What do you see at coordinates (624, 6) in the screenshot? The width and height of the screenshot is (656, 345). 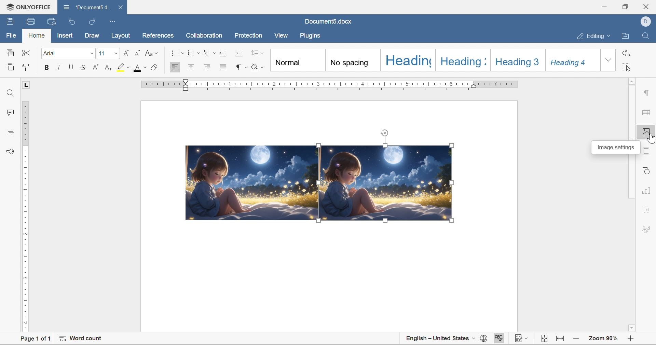 I see `restore down` at bounding box center [624, 6].